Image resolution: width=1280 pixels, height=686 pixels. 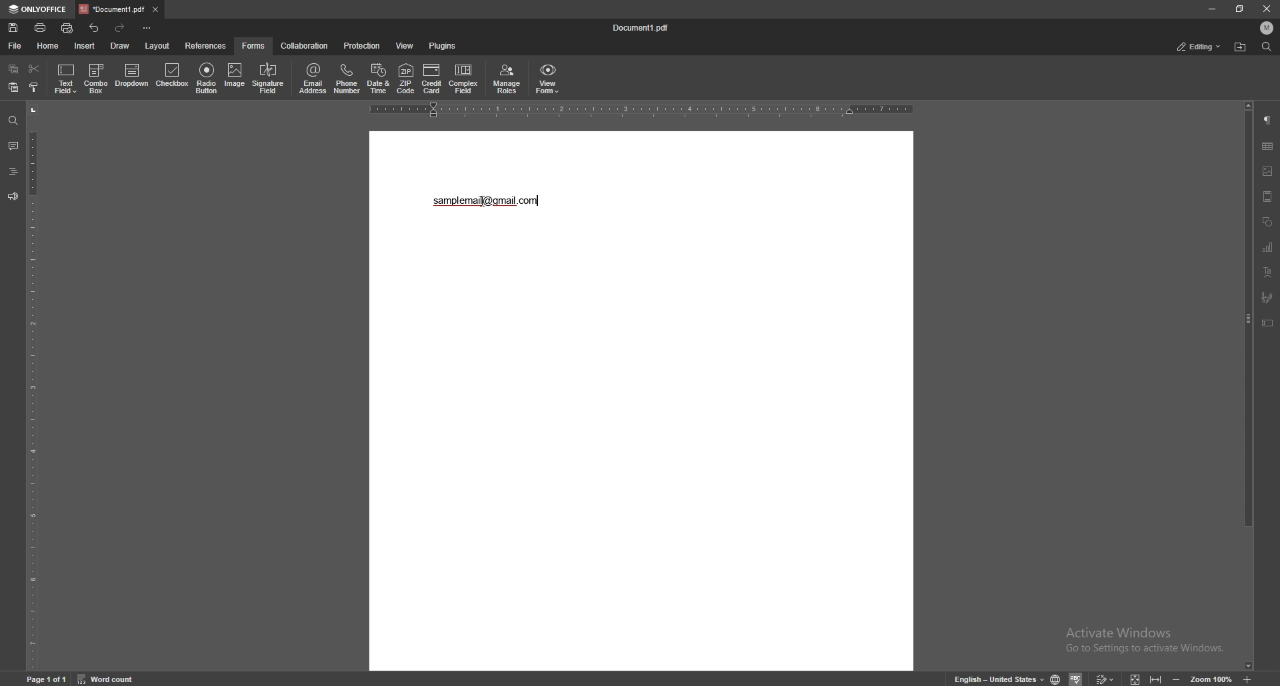 I want to click on redo, so click(x=122, y=28).